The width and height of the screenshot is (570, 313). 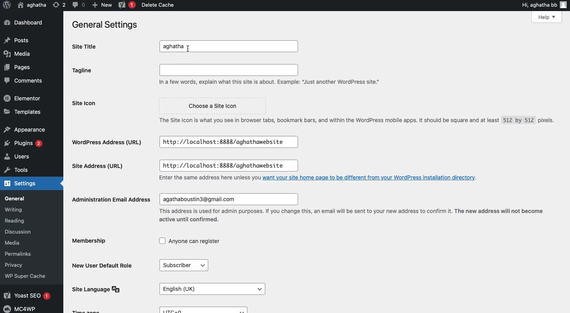 What do you see at coordinates (104, 265) in the screenshot?
I see `New user default role` at bounding box center [104, 265].